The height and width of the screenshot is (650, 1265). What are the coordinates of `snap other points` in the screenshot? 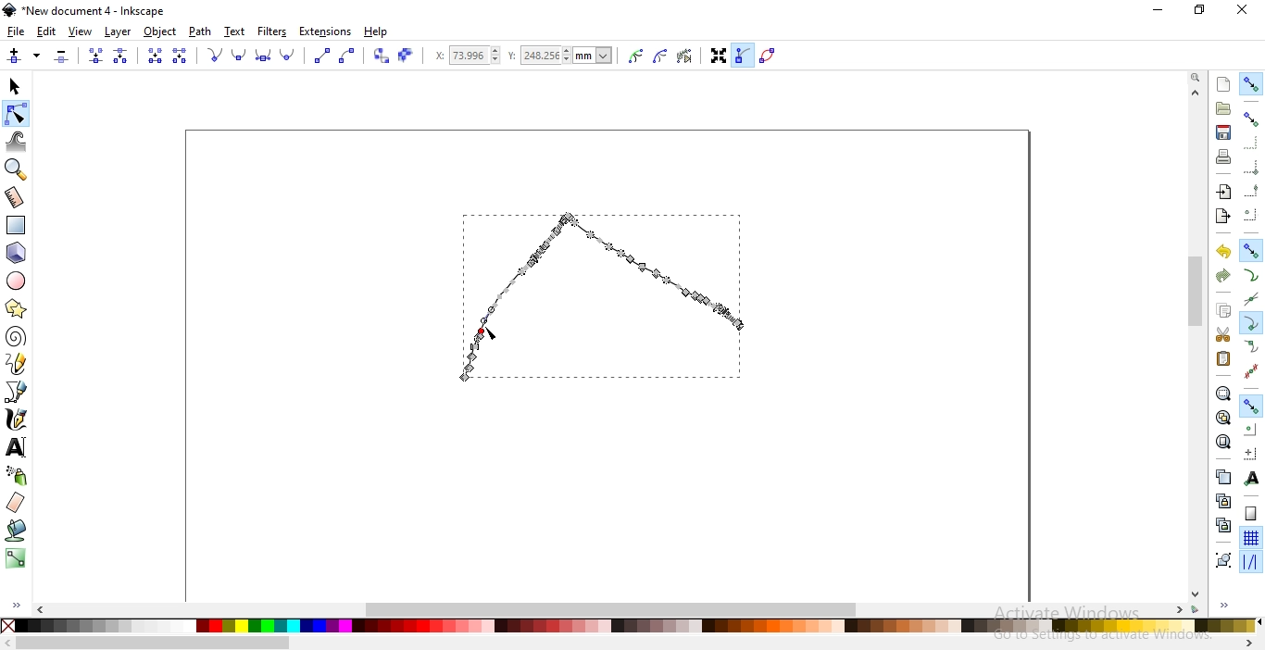 It's located at (1251, 405).